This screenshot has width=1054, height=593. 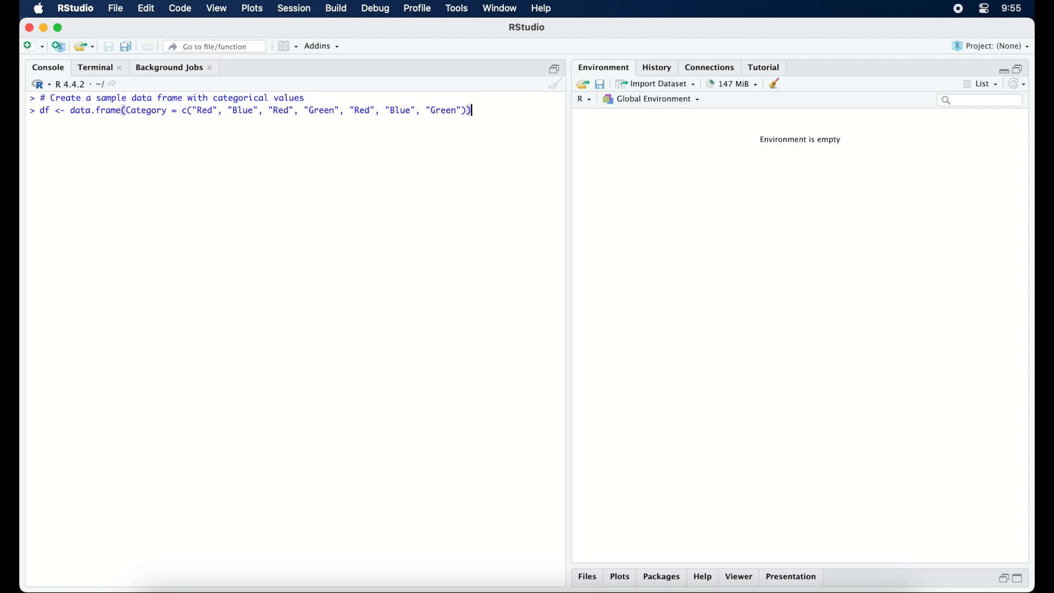 I want to click on R 4.4.2, so click(x=74, y=82).